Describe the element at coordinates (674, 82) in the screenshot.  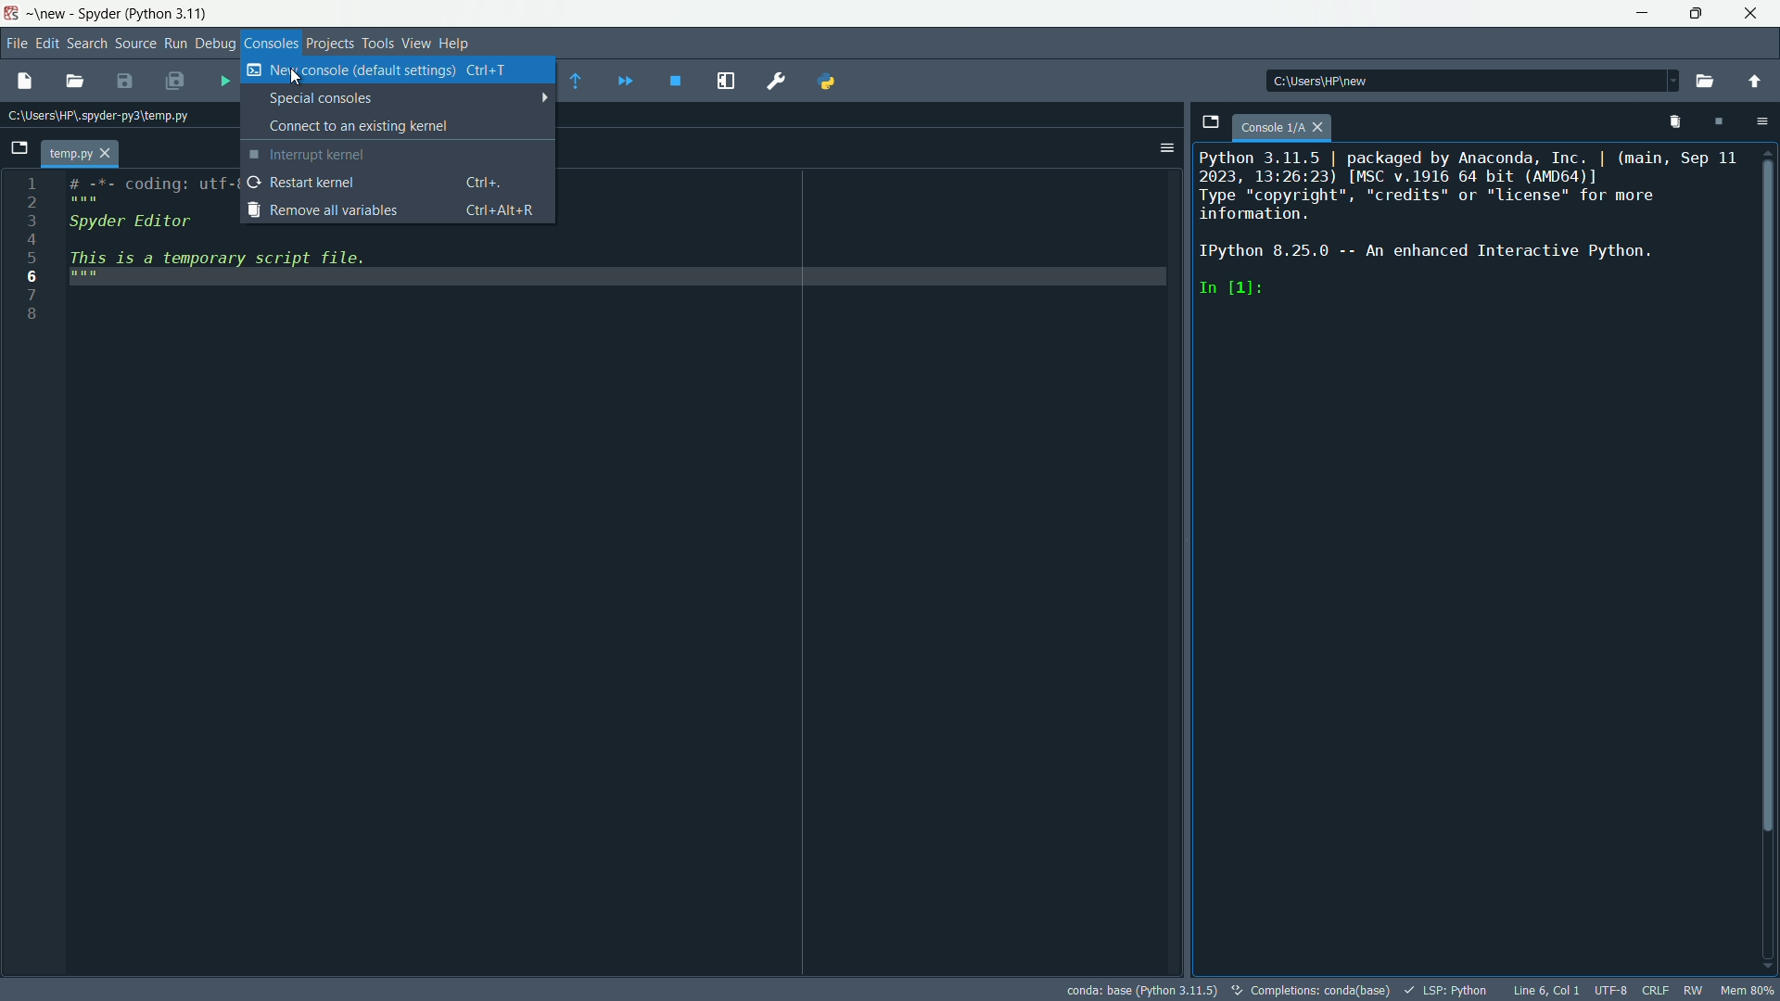
I see `stop debugging` at that location.